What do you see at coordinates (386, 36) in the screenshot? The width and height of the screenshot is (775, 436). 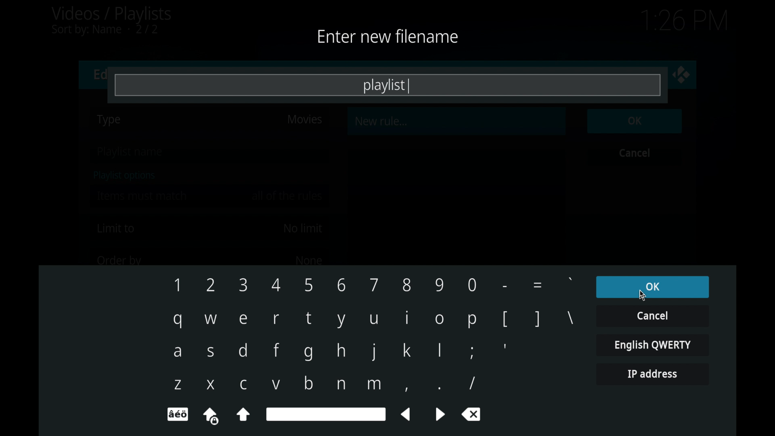 I see `enter new filename` at bounding box center [386, 36].